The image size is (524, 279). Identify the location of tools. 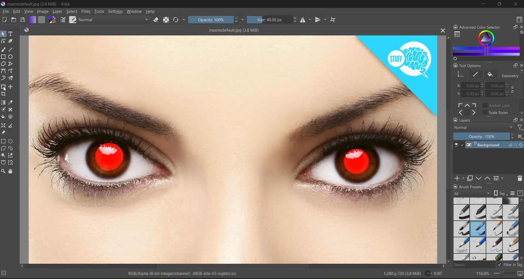
(100, 11).